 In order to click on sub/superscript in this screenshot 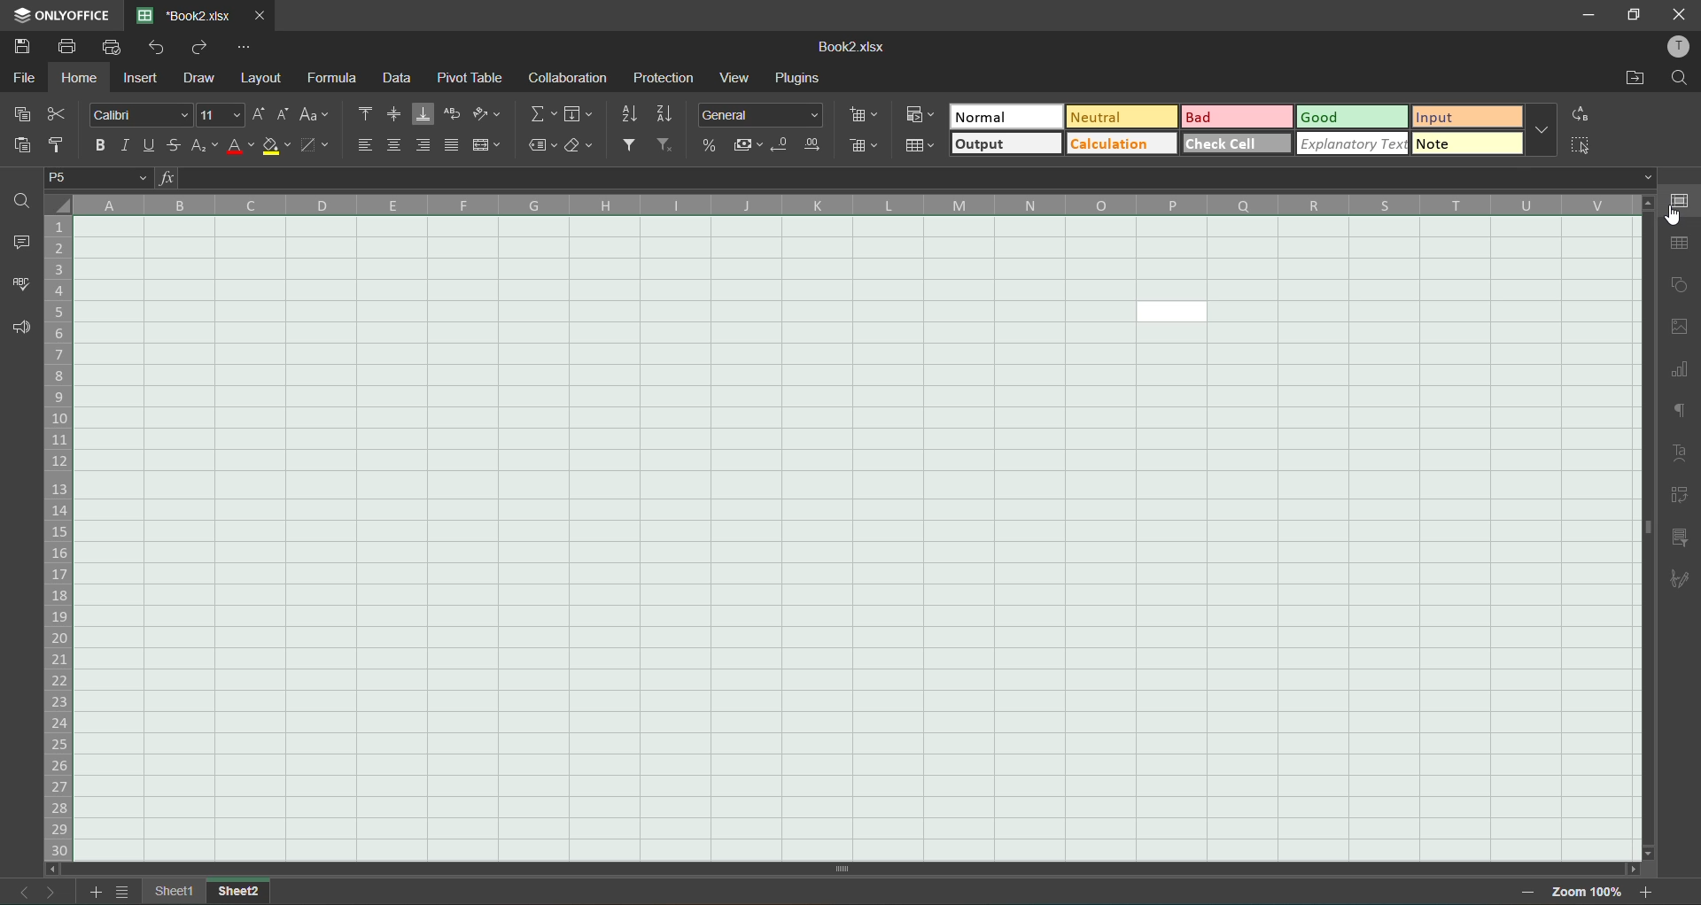, I will do `click(206, 149)`.